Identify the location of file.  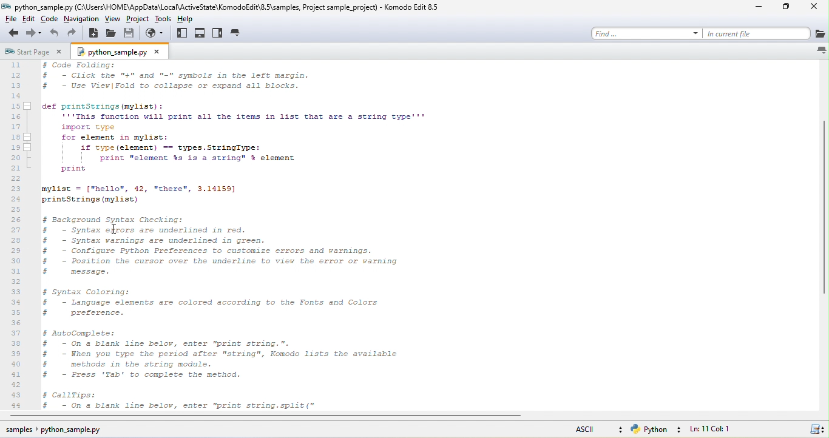
(10, 20).